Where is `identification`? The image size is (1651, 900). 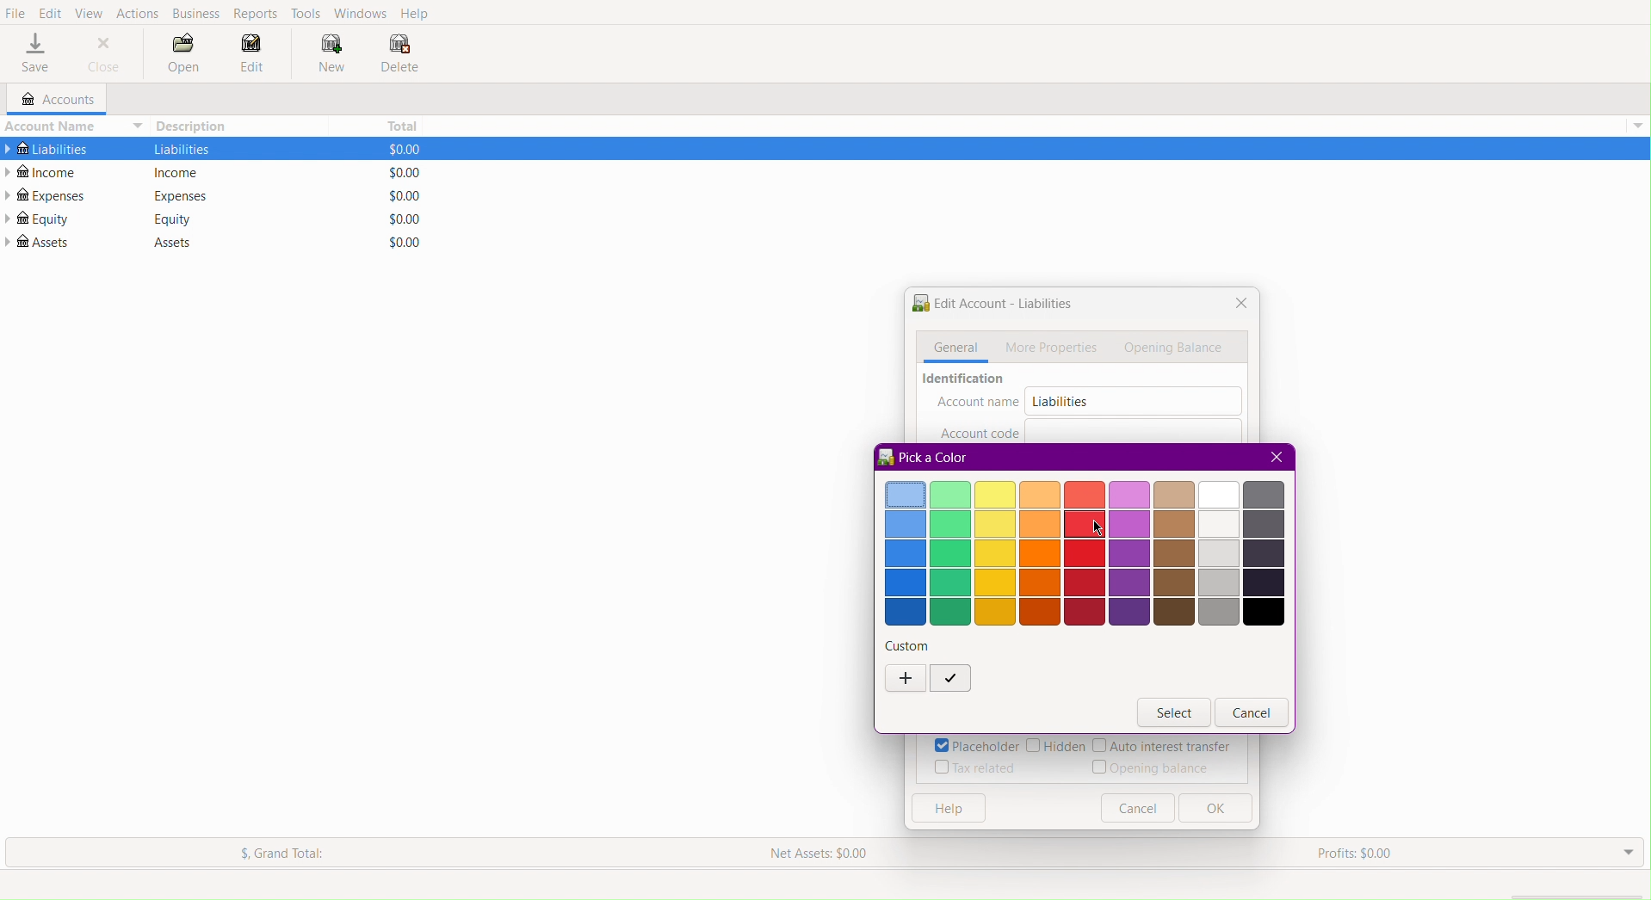 identification is located at coordinates (966, 380).